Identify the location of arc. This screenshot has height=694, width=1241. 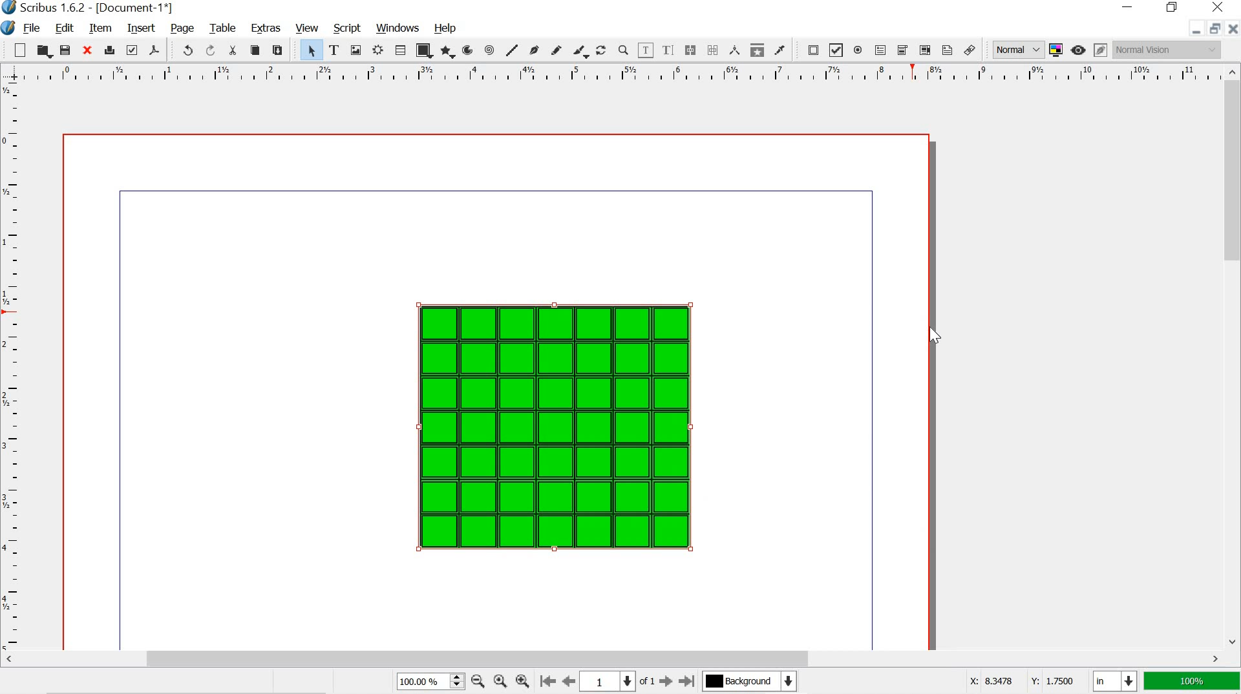
(466, 49).